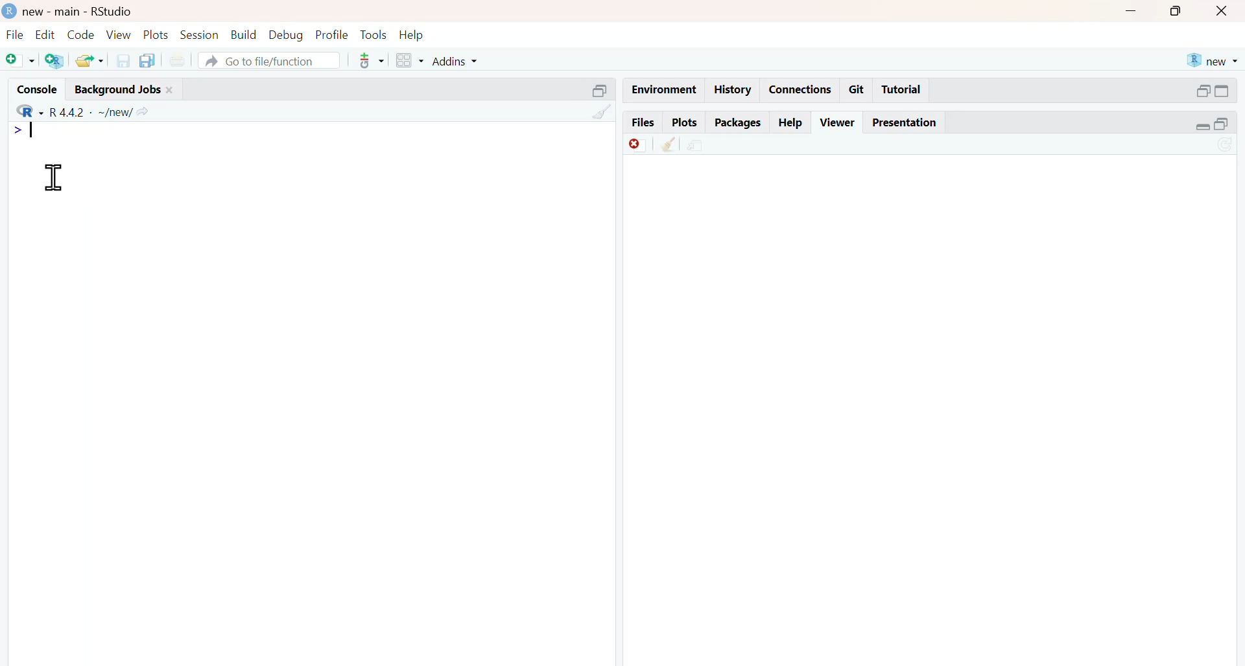  What do you see at coordinates (1203, 126) in the screenshot?
I see `expand/collapse` at bounding box center [1203, 126].